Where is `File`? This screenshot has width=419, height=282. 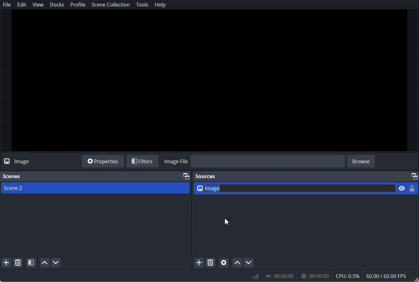 File is located at coordinates (7, 5).